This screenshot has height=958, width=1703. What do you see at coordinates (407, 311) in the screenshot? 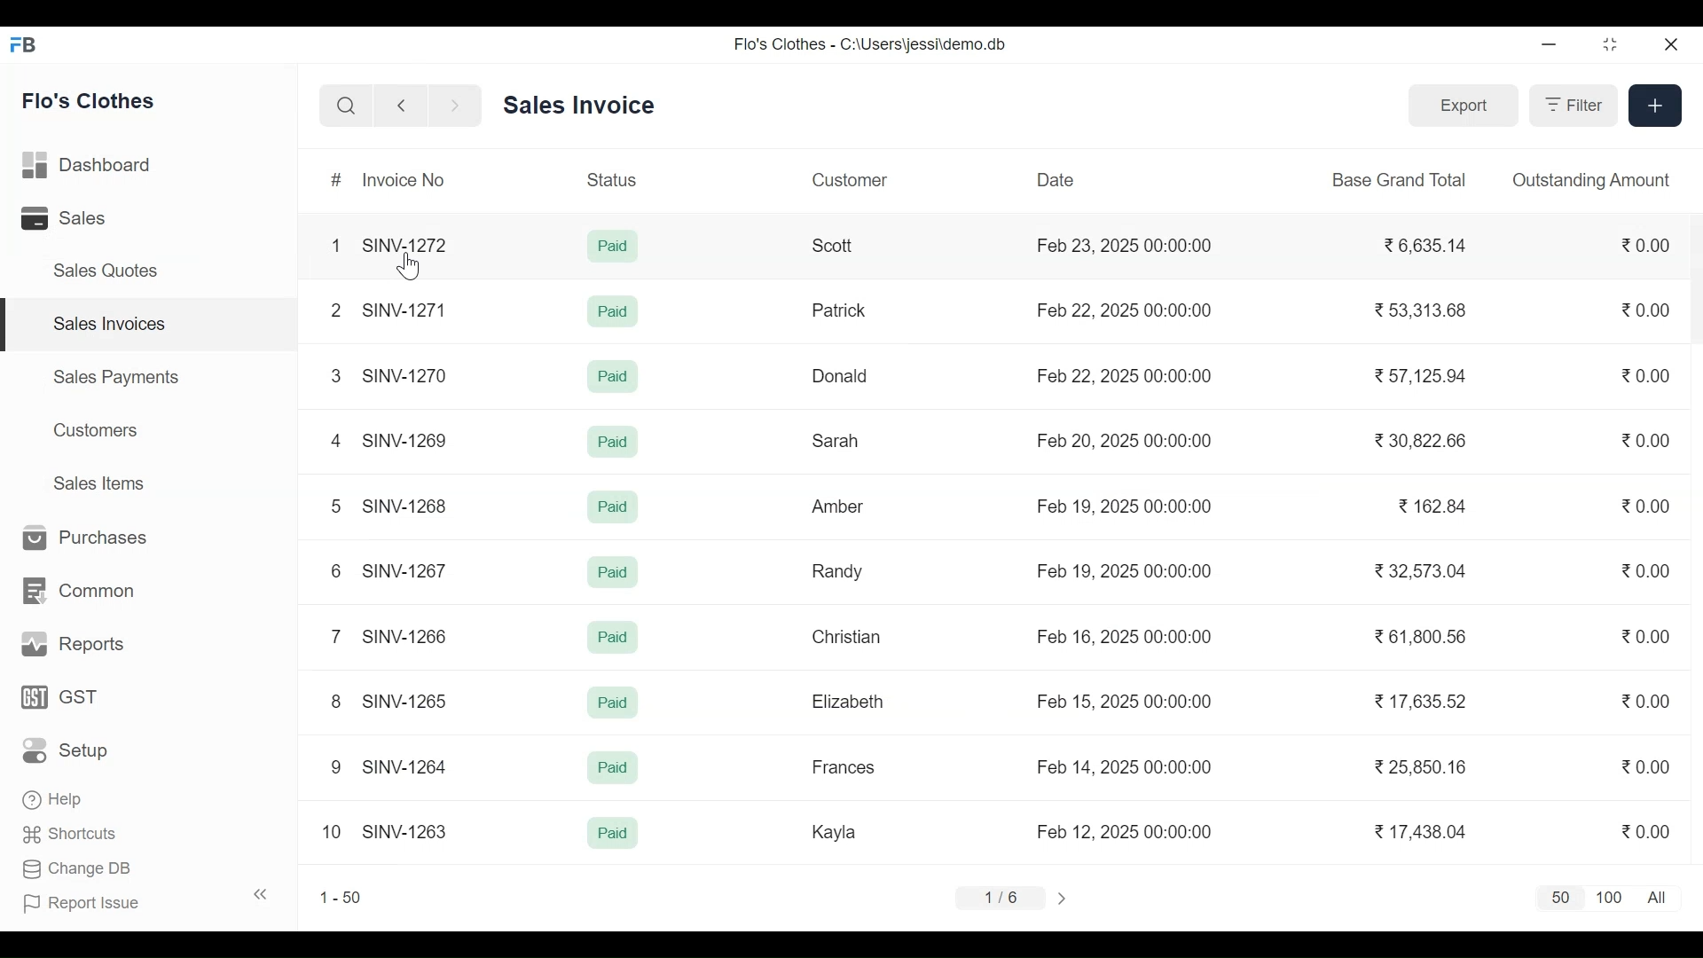
I see `SINV-1271` at bounding box center [407, 311].